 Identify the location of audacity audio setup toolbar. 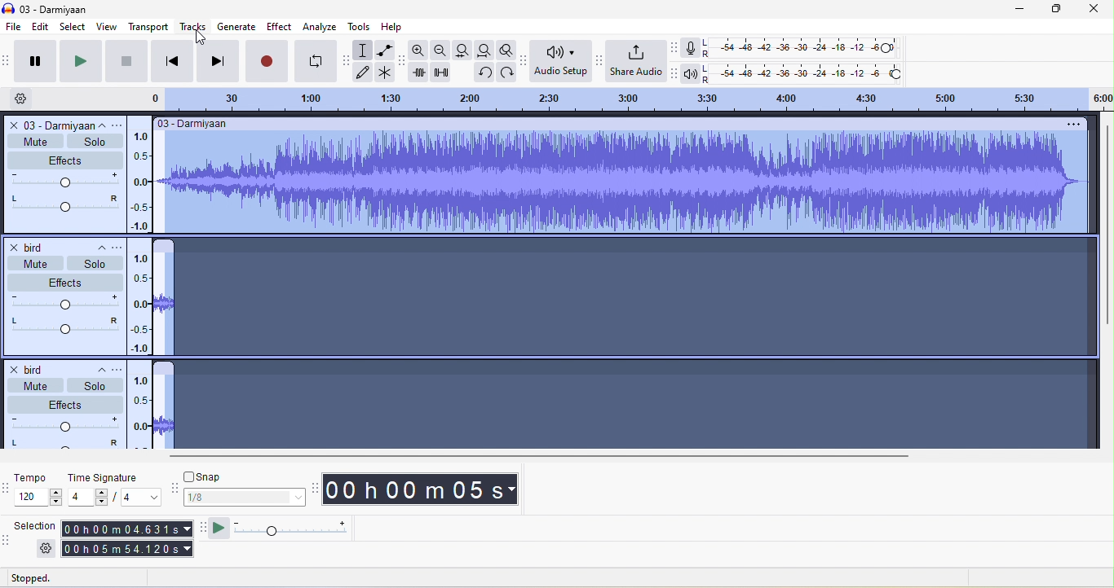
(526, 59).